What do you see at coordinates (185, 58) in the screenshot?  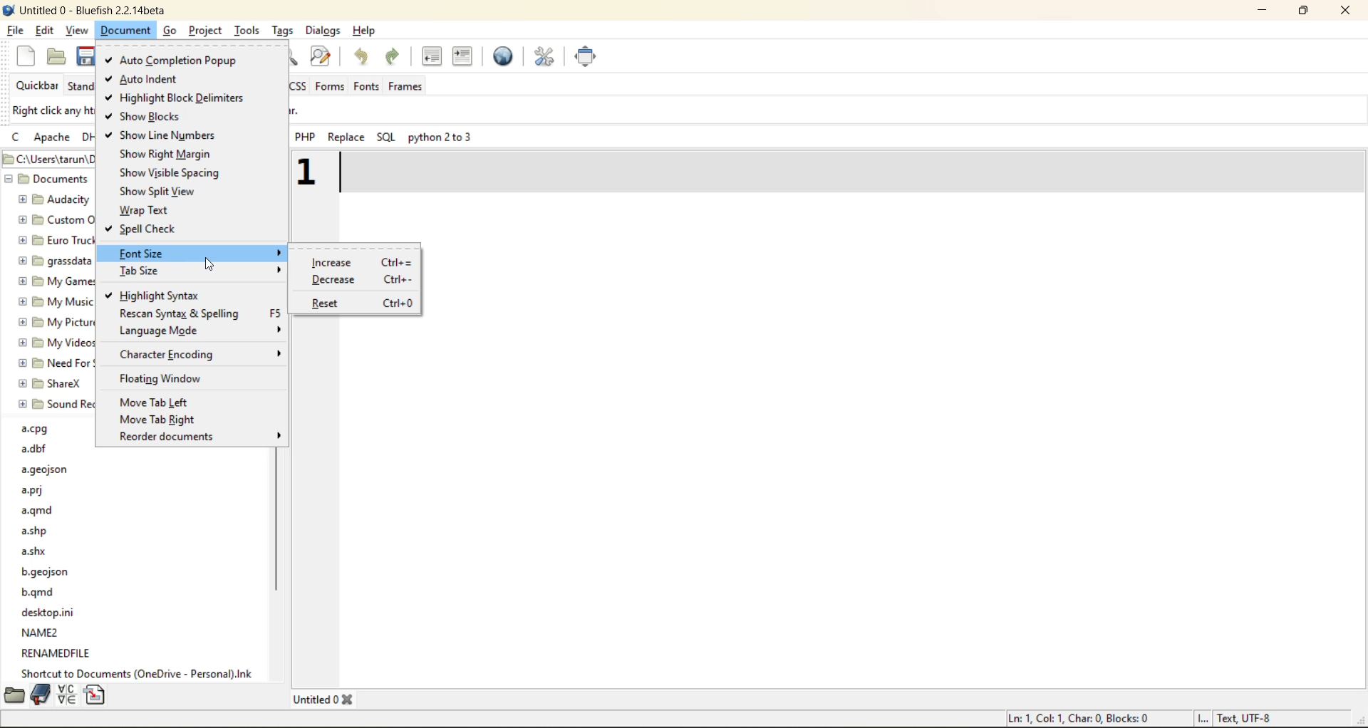 I see `auto completion popup` at bounding box center [185, 58].